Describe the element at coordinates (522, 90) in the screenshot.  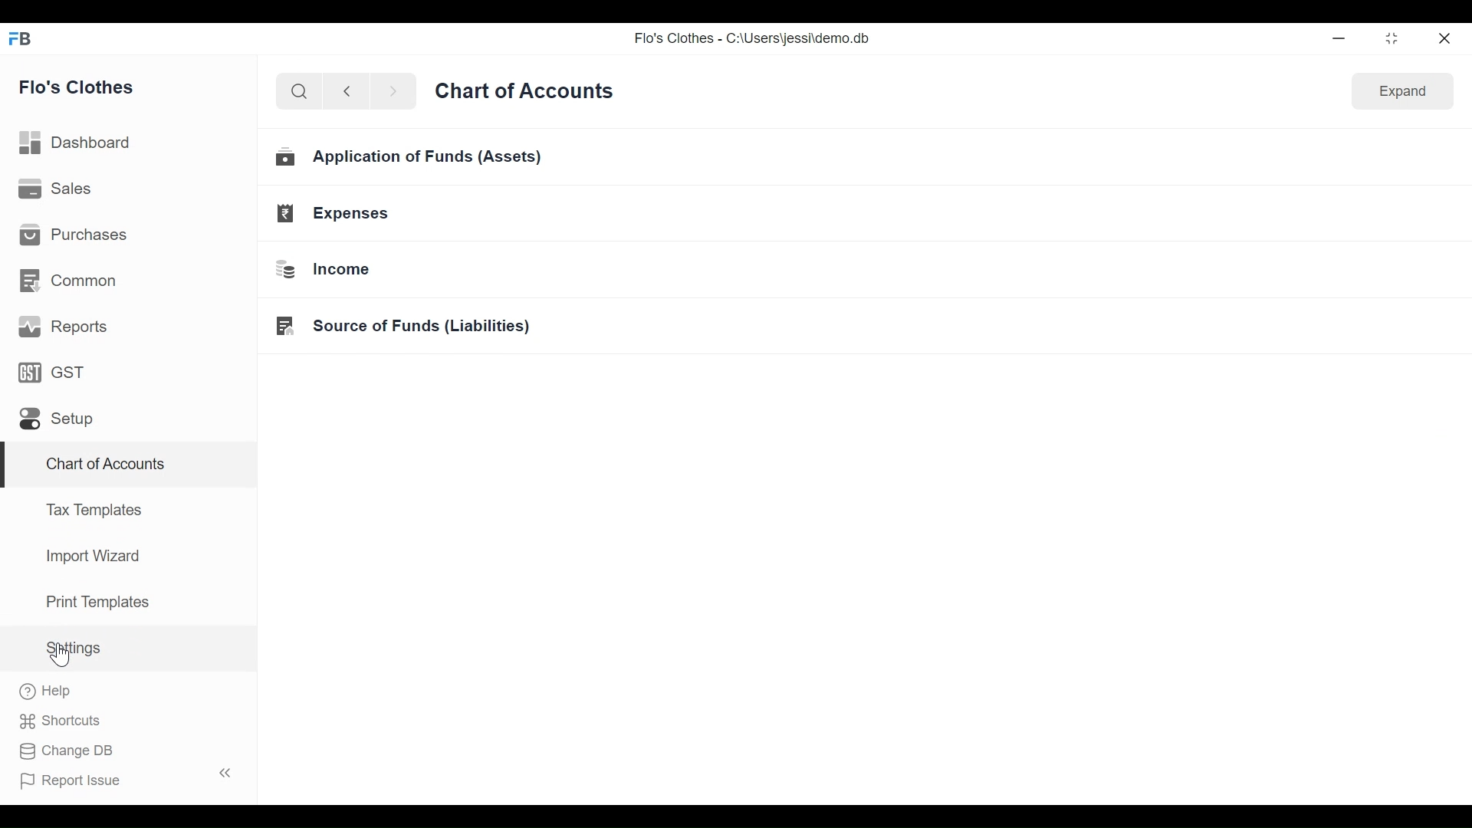
I see `Chart of Accounts` at that location.